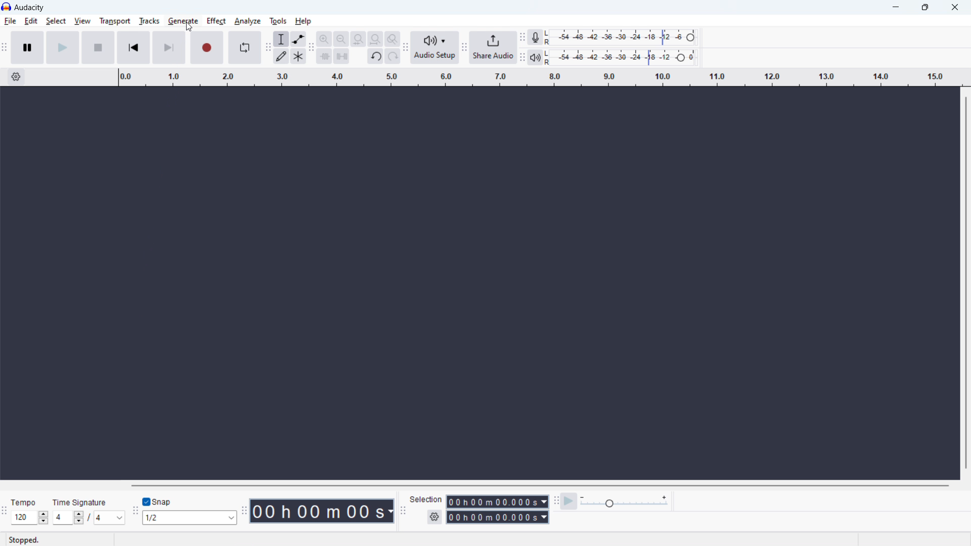  I want to click on selection tool, so click(282, 39).